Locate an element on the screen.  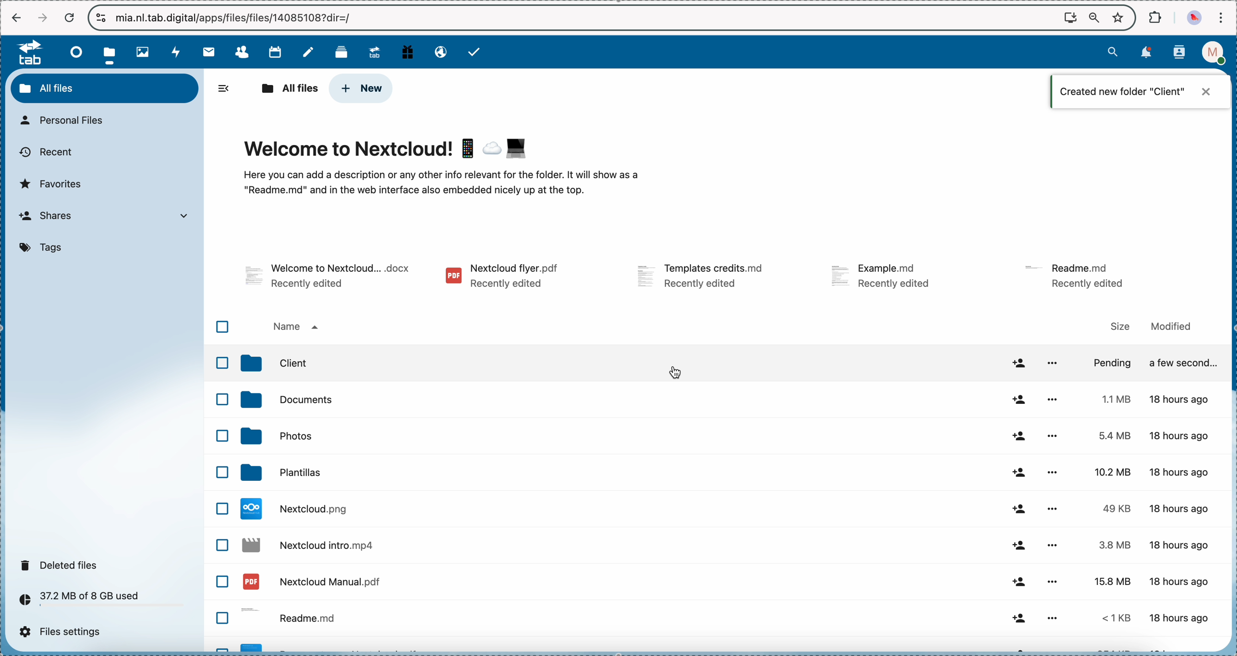
hide side bar is located at coordinates (224, 88).